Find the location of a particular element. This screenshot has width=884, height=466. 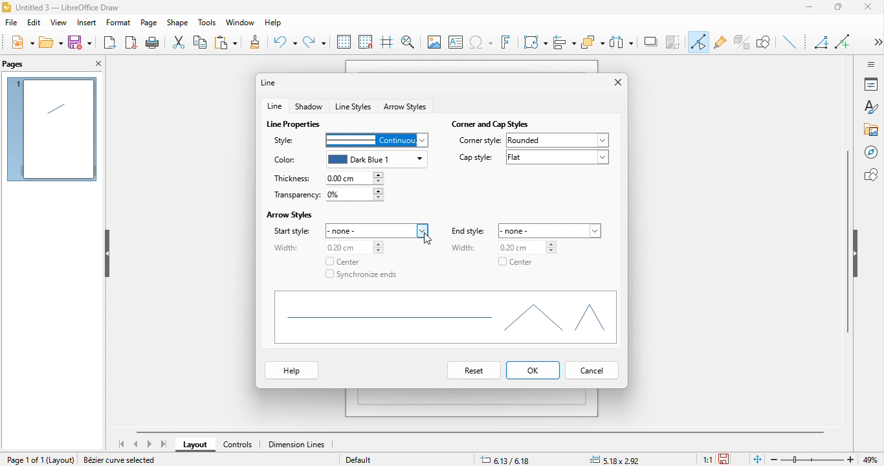

0.00 cm is located at coordinates (356, 178).